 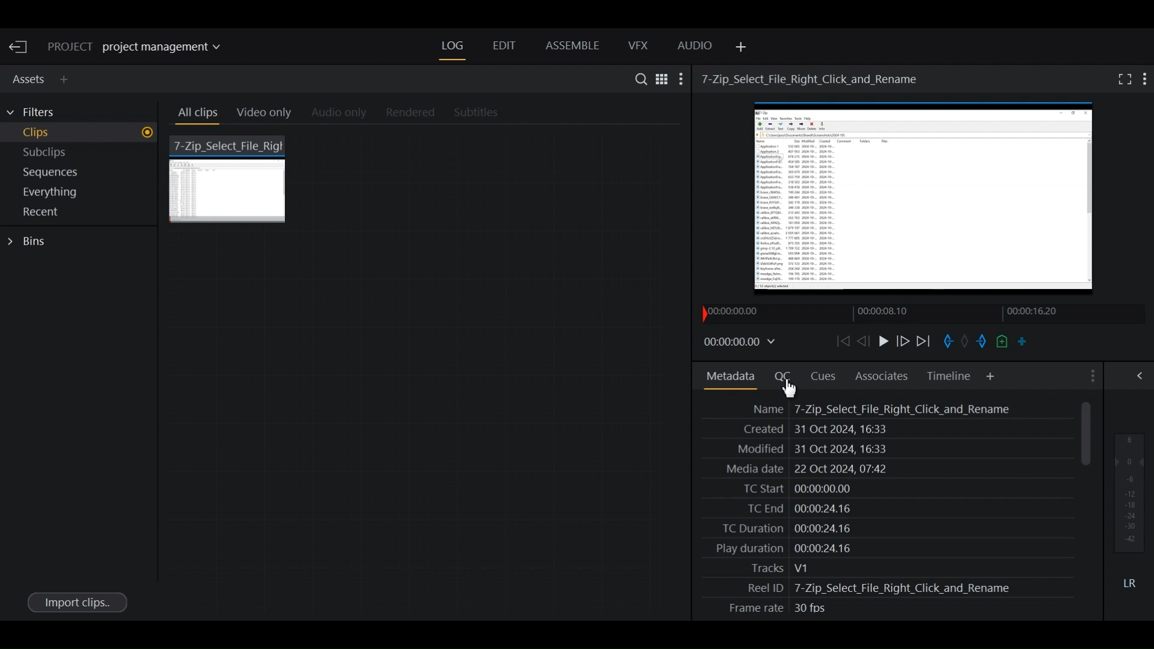 I want to click on Quality Control, so click(x=786, y=376).